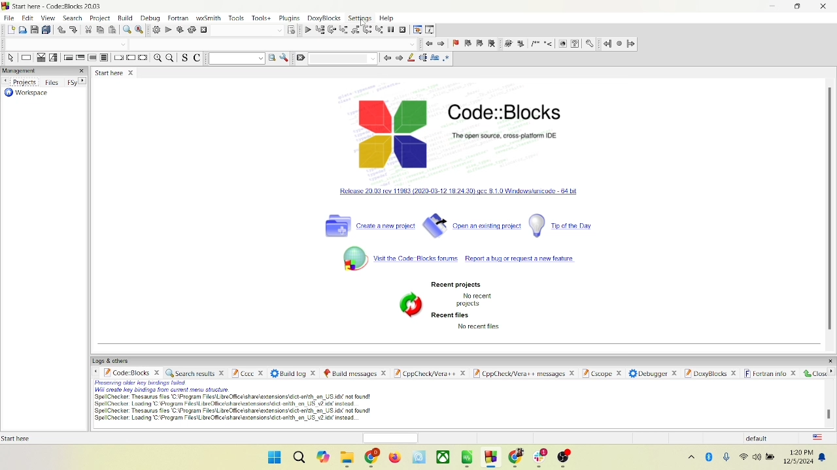 The image size is (837, 470). I want to click on symbols, so click(526, 42).